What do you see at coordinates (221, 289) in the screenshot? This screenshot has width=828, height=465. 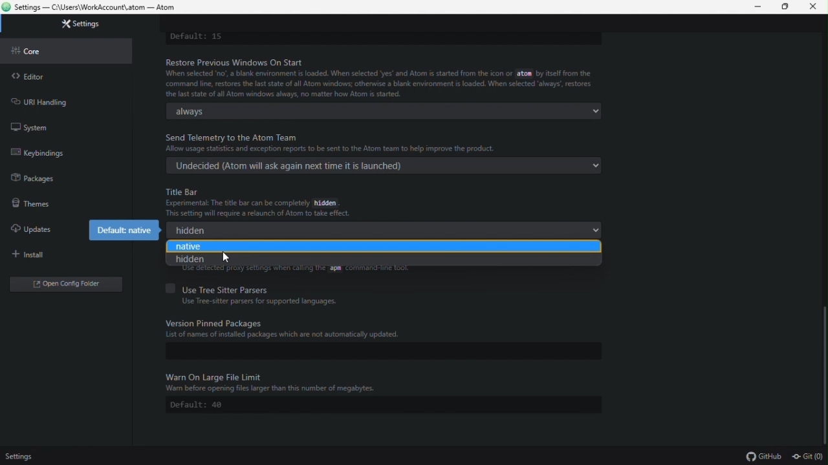 I see `Use Tree Sitter Parsers` at bounding box center [221, 289].